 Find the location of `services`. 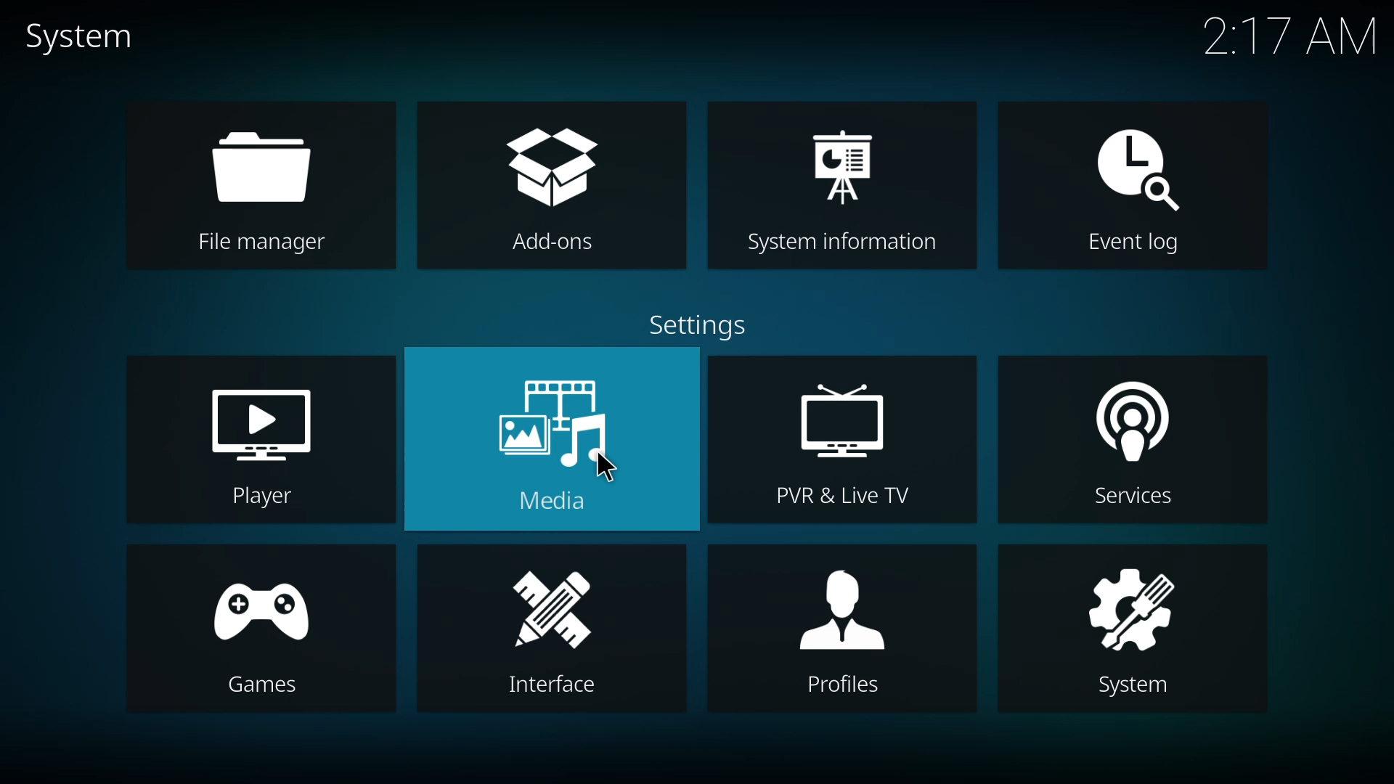

services is located at coordinates (1134, 440).